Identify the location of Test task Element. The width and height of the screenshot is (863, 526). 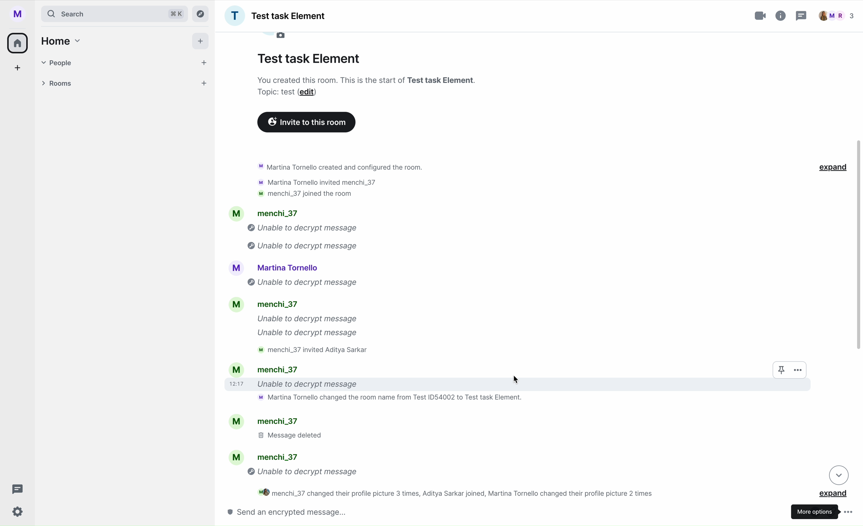
(275, 16).